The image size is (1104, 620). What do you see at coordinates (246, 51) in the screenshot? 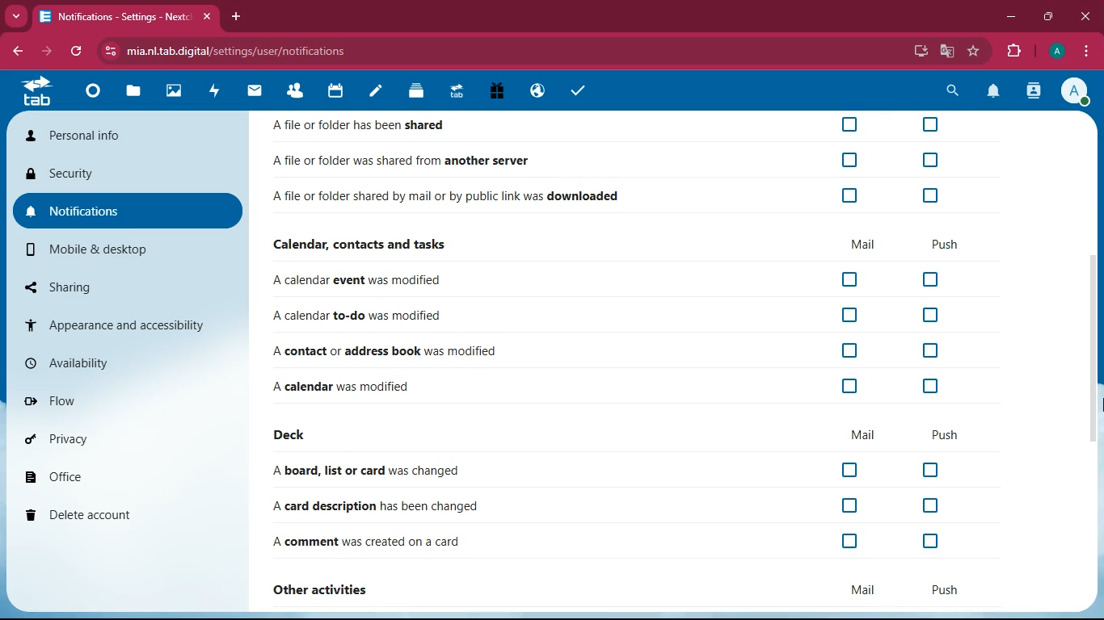
I see `mia.nl.tab.digital/settings/user/notifications` at bounding box center [246, 51].